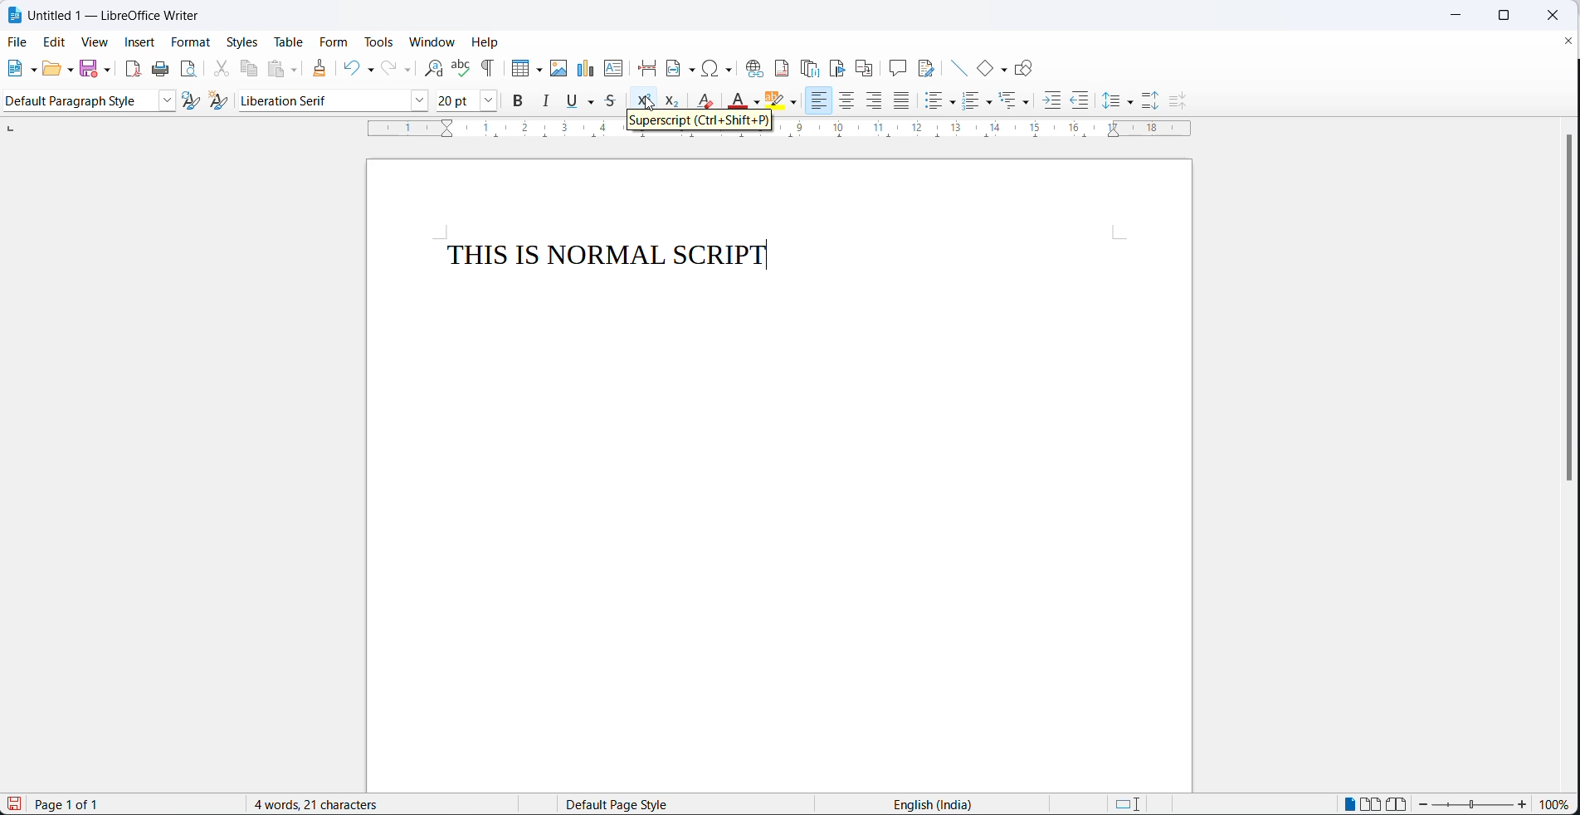 Image resolution: width=1580 pixels, height=815 pixels. What do you see at coordinates (1109, 101) in the screenshot?
I see `line spacing` at bounding box center [1109, 101].